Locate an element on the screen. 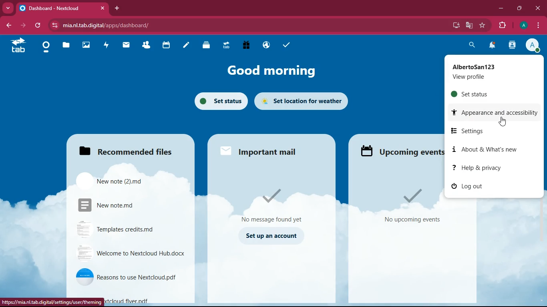  desktop is located at coordinates (455, 26).